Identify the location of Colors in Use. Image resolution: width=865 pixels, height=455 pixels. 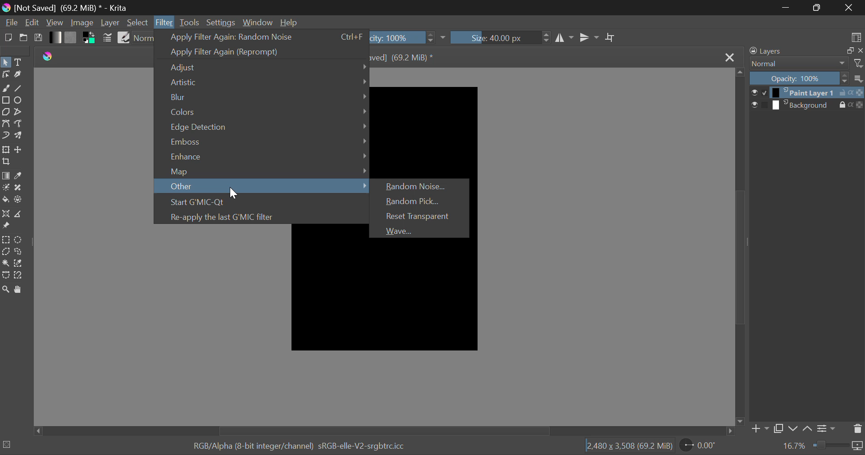
(90, 38).